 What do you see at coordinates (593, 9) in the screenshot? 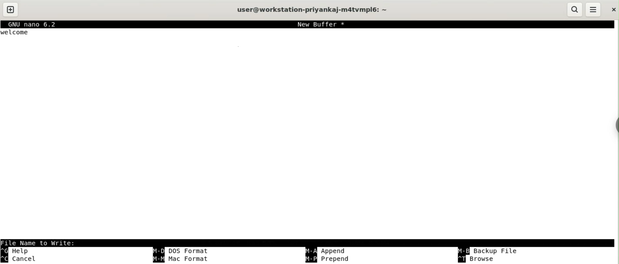
I see `menu` at bounding box center [593, 9].